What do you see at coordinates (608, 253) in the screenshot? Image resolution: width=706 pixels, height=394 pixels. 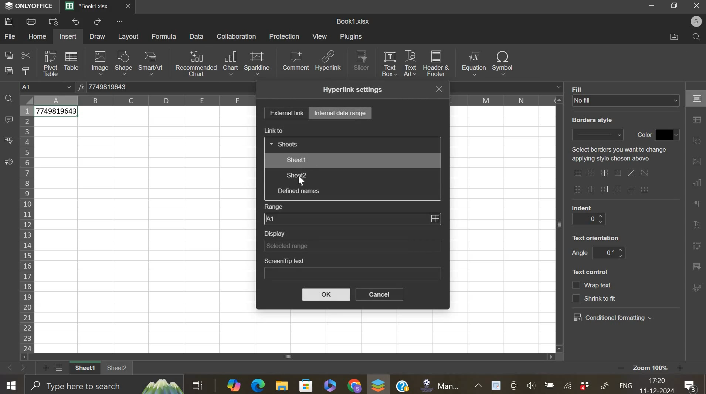 I see `text orientation angle` at bounding box center [608, 253].